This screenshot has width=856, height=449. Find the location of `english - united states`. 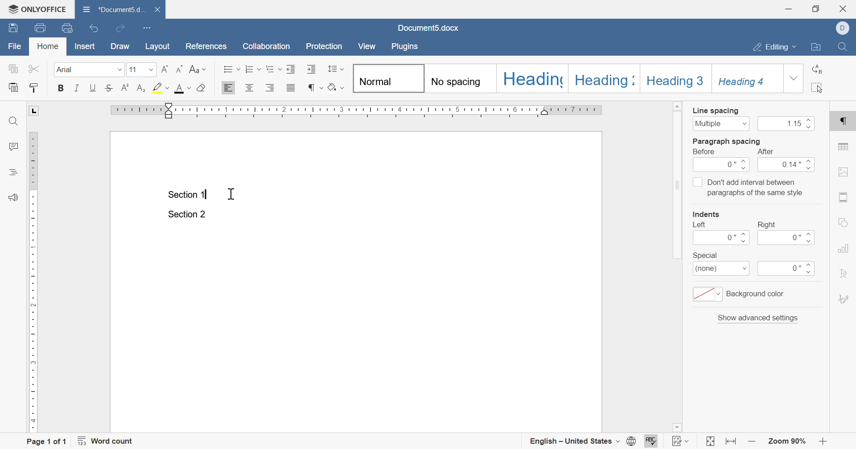

english - united states is located at coordinates (582, 441).